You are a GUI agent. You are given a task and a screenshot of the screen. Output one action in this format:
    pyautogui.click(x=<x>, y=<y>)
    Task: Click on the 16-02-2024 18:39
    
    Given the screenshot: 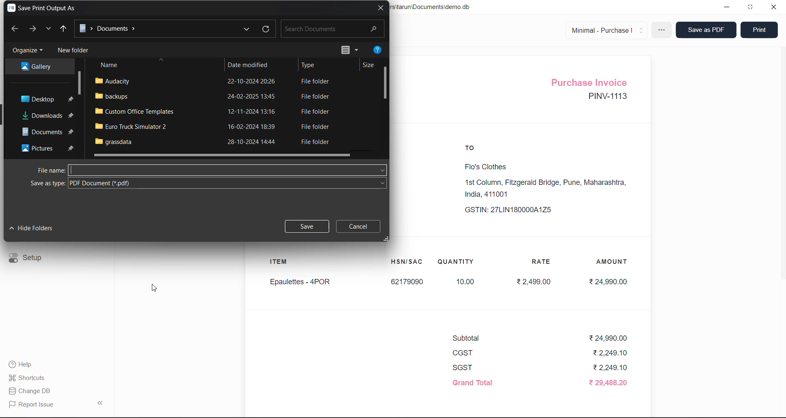 What is the action you would take?
    pyautogui.click(x=252, y=126)
    